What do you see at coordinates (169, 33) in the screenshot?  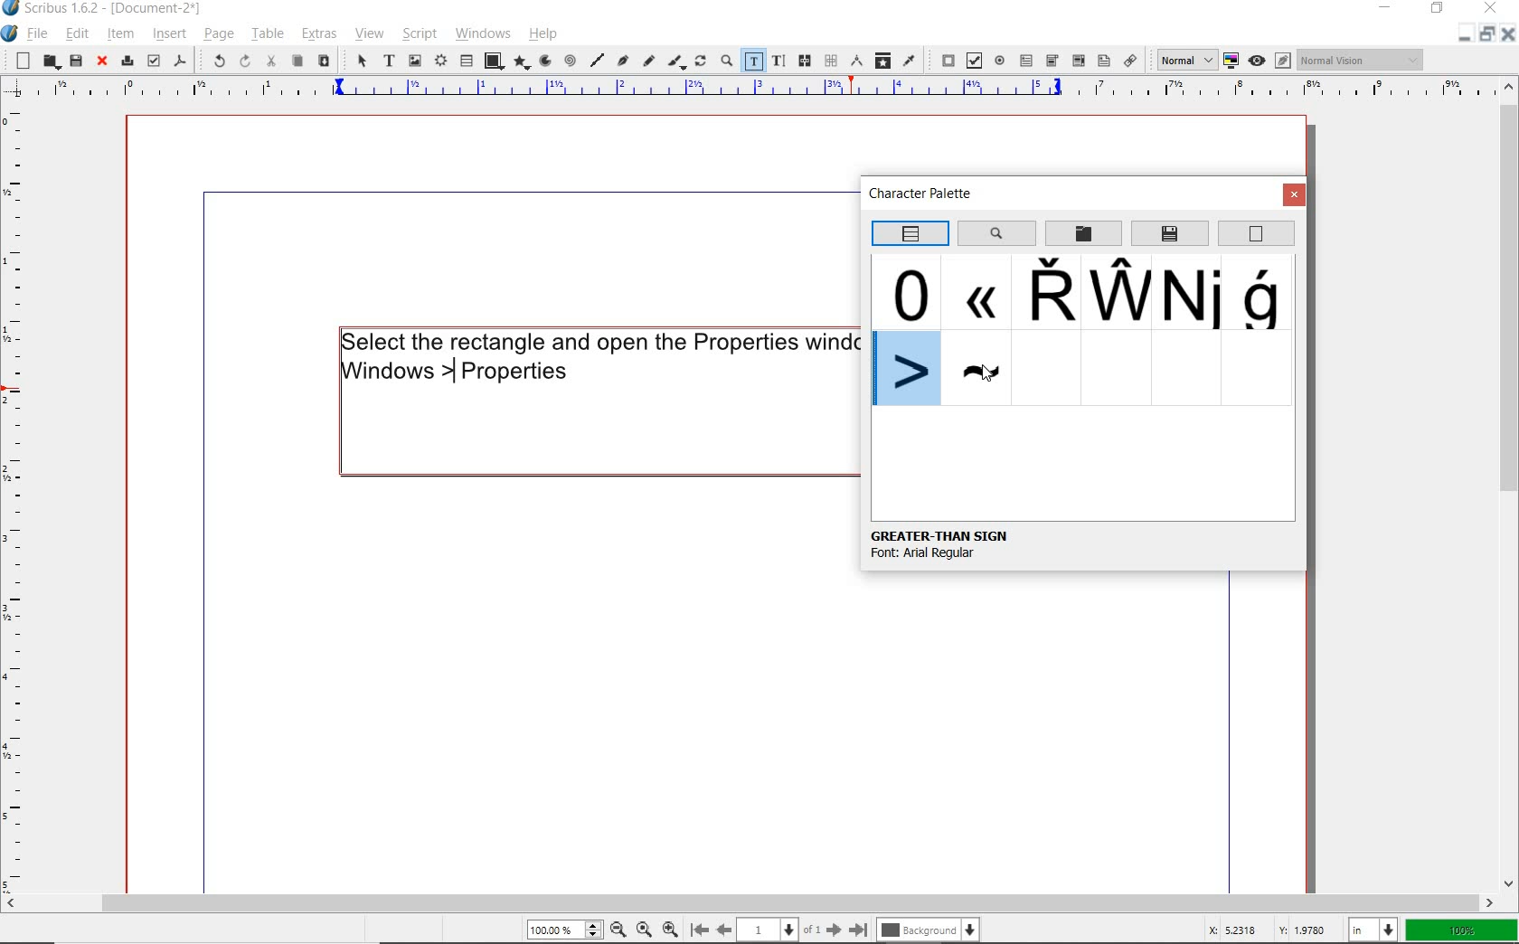 I see `insert` at bounding box center [169, 33].